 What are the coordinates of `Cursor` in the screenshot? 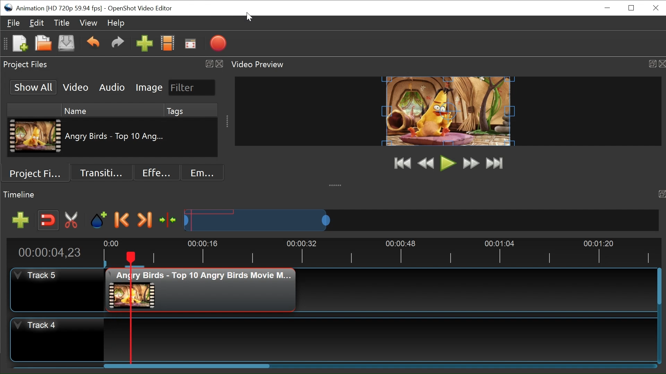 It's located at (249, 17).